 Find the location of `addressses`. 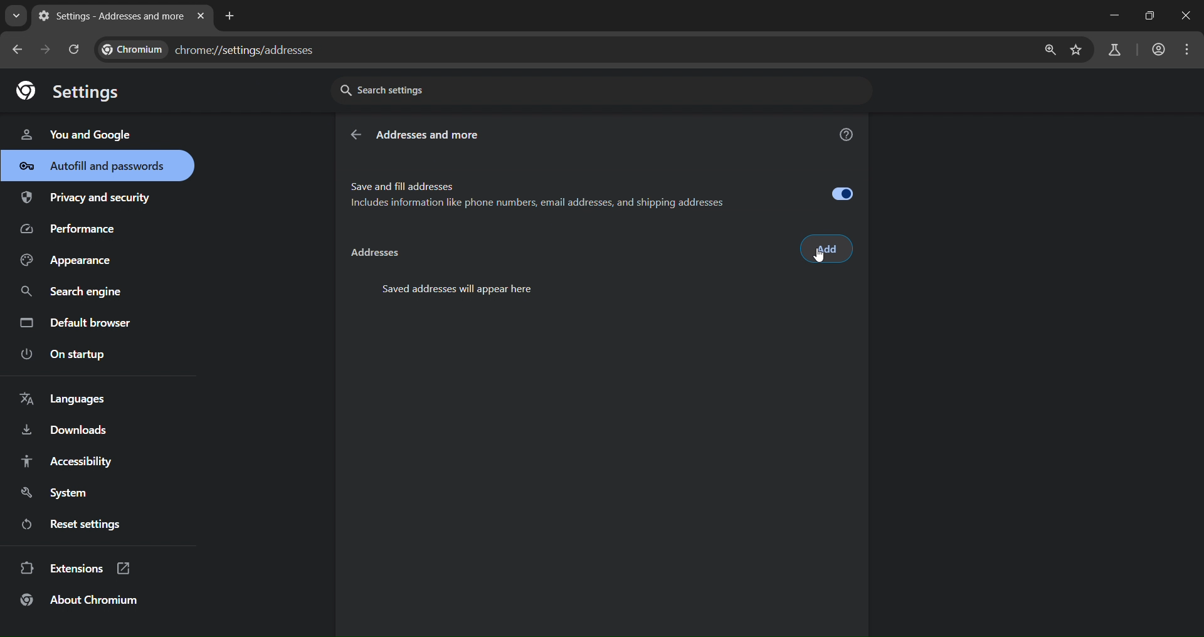

addressses is located at coordinates (373, 255).